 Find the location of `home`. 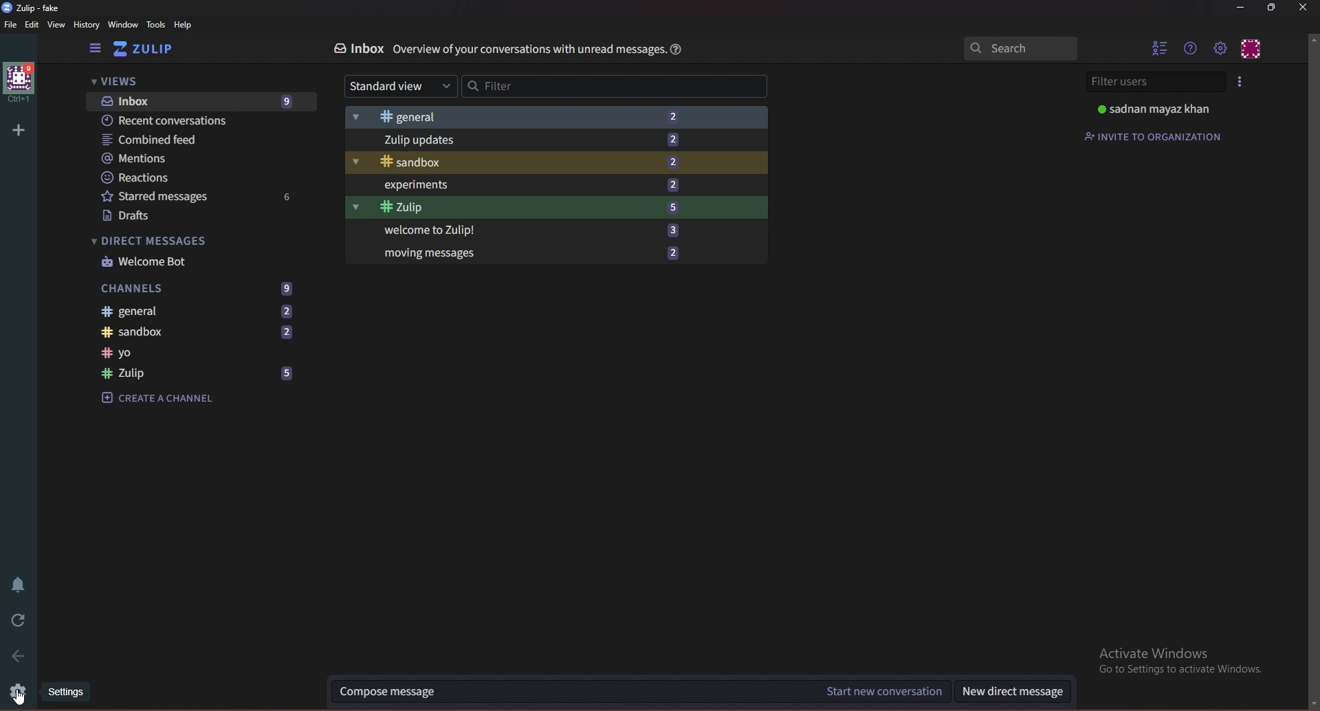

home is located at coordinates (21, 84).